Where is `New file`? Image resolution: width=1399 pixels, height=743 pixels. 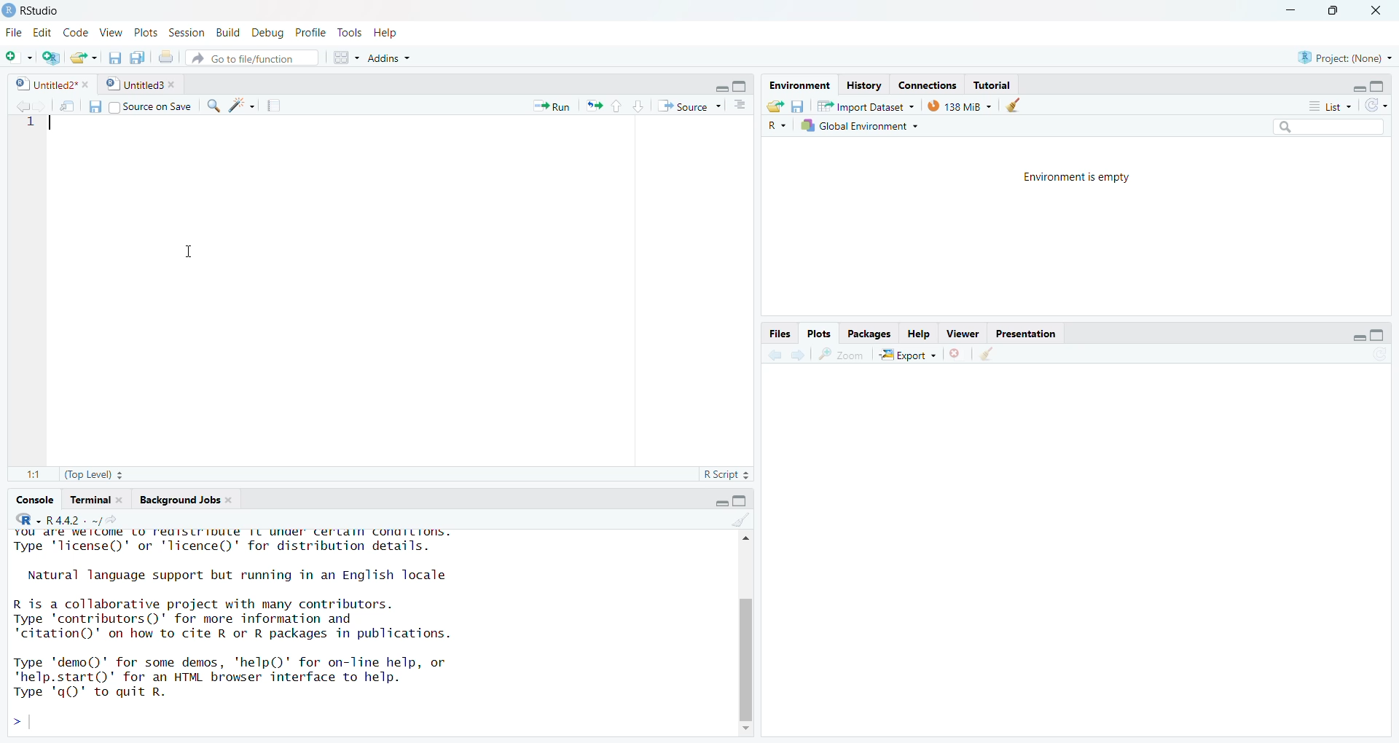 New file is located at coordinates (16, 53).